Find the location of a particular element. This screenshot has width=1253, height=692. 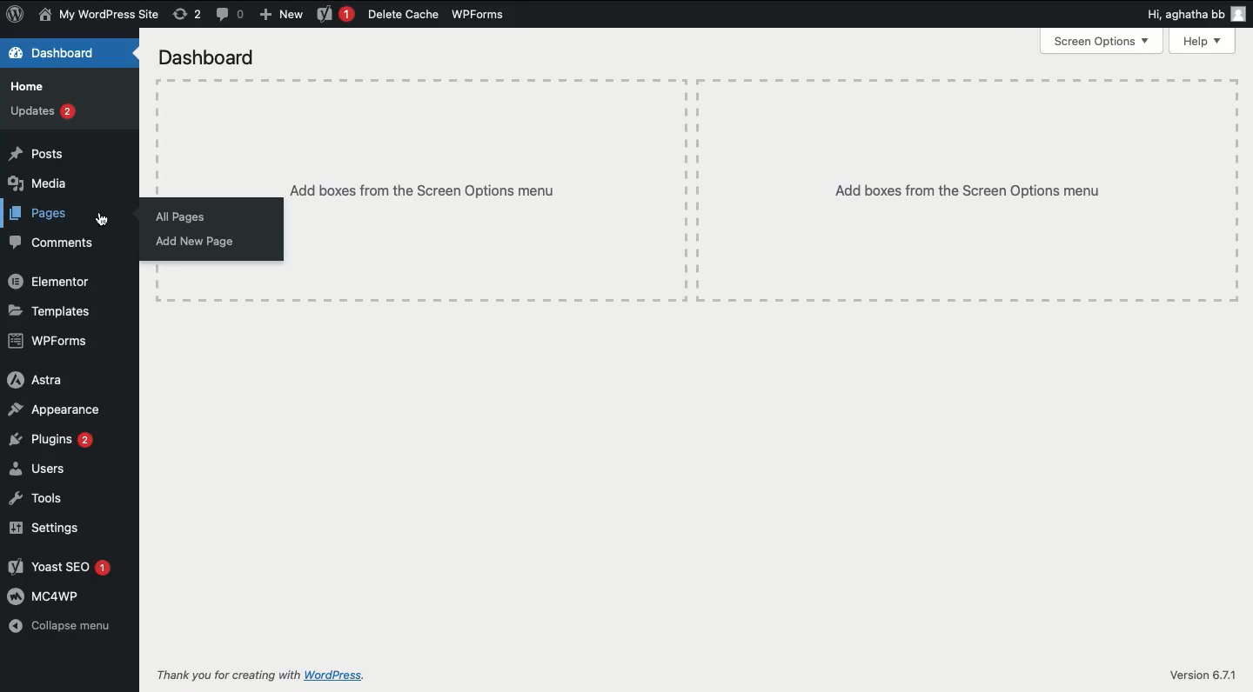

New is located at coordinates (283, 16).